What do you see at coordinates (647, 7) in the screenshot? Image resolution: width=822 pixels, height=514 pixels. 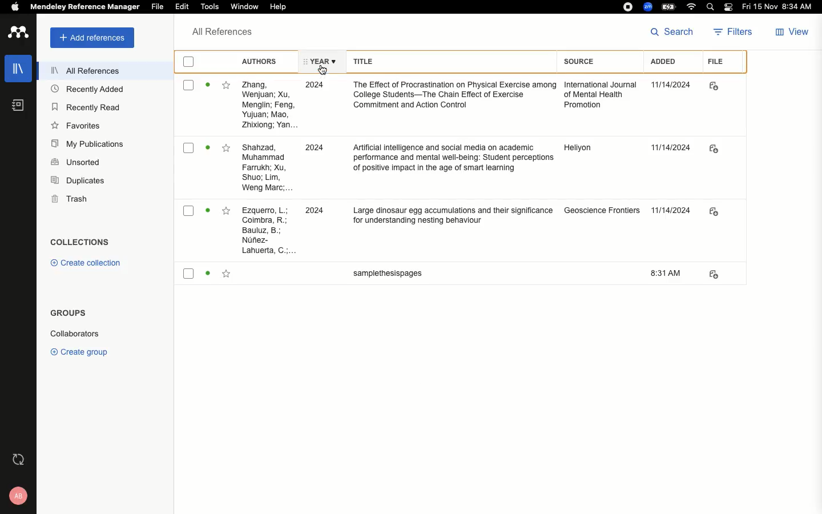 I see `Zoom` at bounding box center [647, 7].